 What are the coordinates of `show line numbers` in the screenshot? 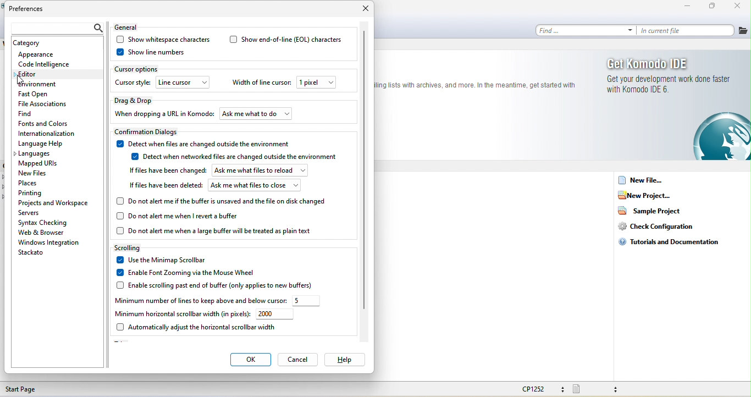 It's located at (150, 52).